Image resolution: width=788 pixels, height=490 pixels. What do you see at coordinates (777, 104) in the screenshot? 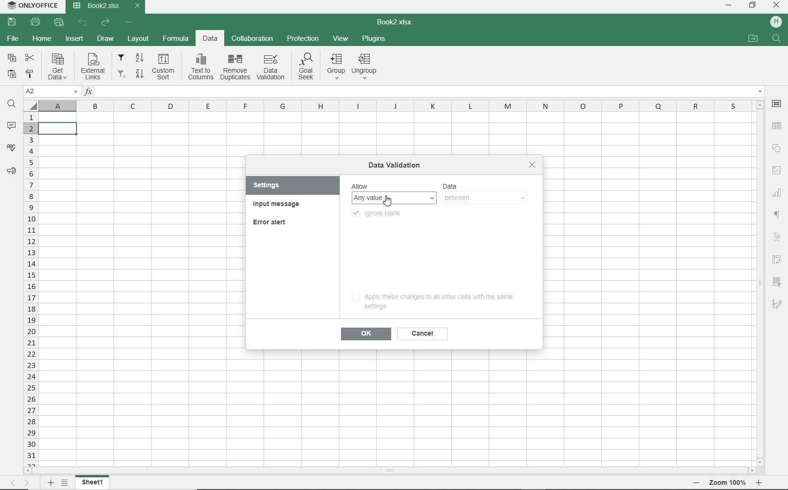
I see `CELL SETTINGS` at bounding box center [777, 104].